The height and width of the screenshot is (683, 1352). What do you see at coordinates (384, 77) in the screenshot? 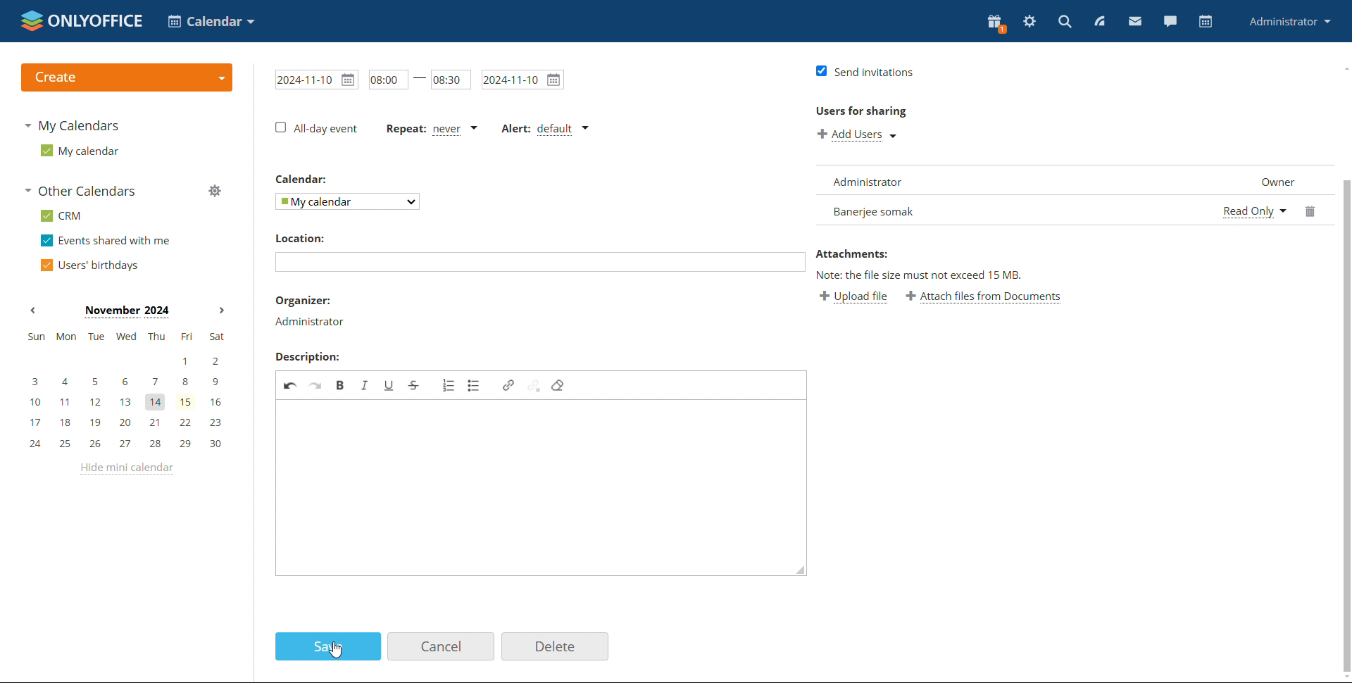
I see `start time` at bounding box center [384, 77].